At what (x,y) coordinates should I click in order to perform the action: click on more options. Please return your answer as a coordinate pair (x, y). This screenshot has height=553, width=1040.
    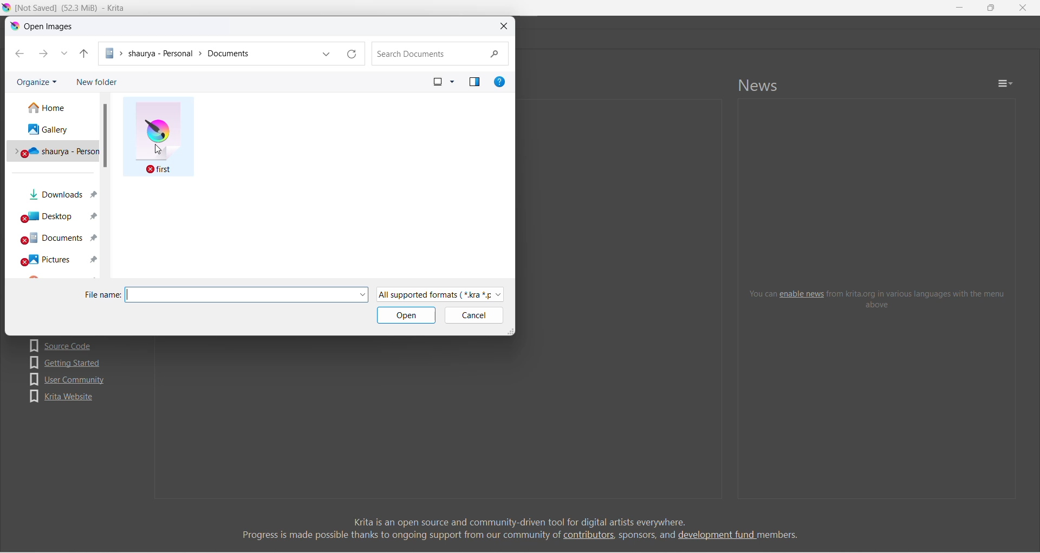
    Looking at the image, I should click on (453, 82).